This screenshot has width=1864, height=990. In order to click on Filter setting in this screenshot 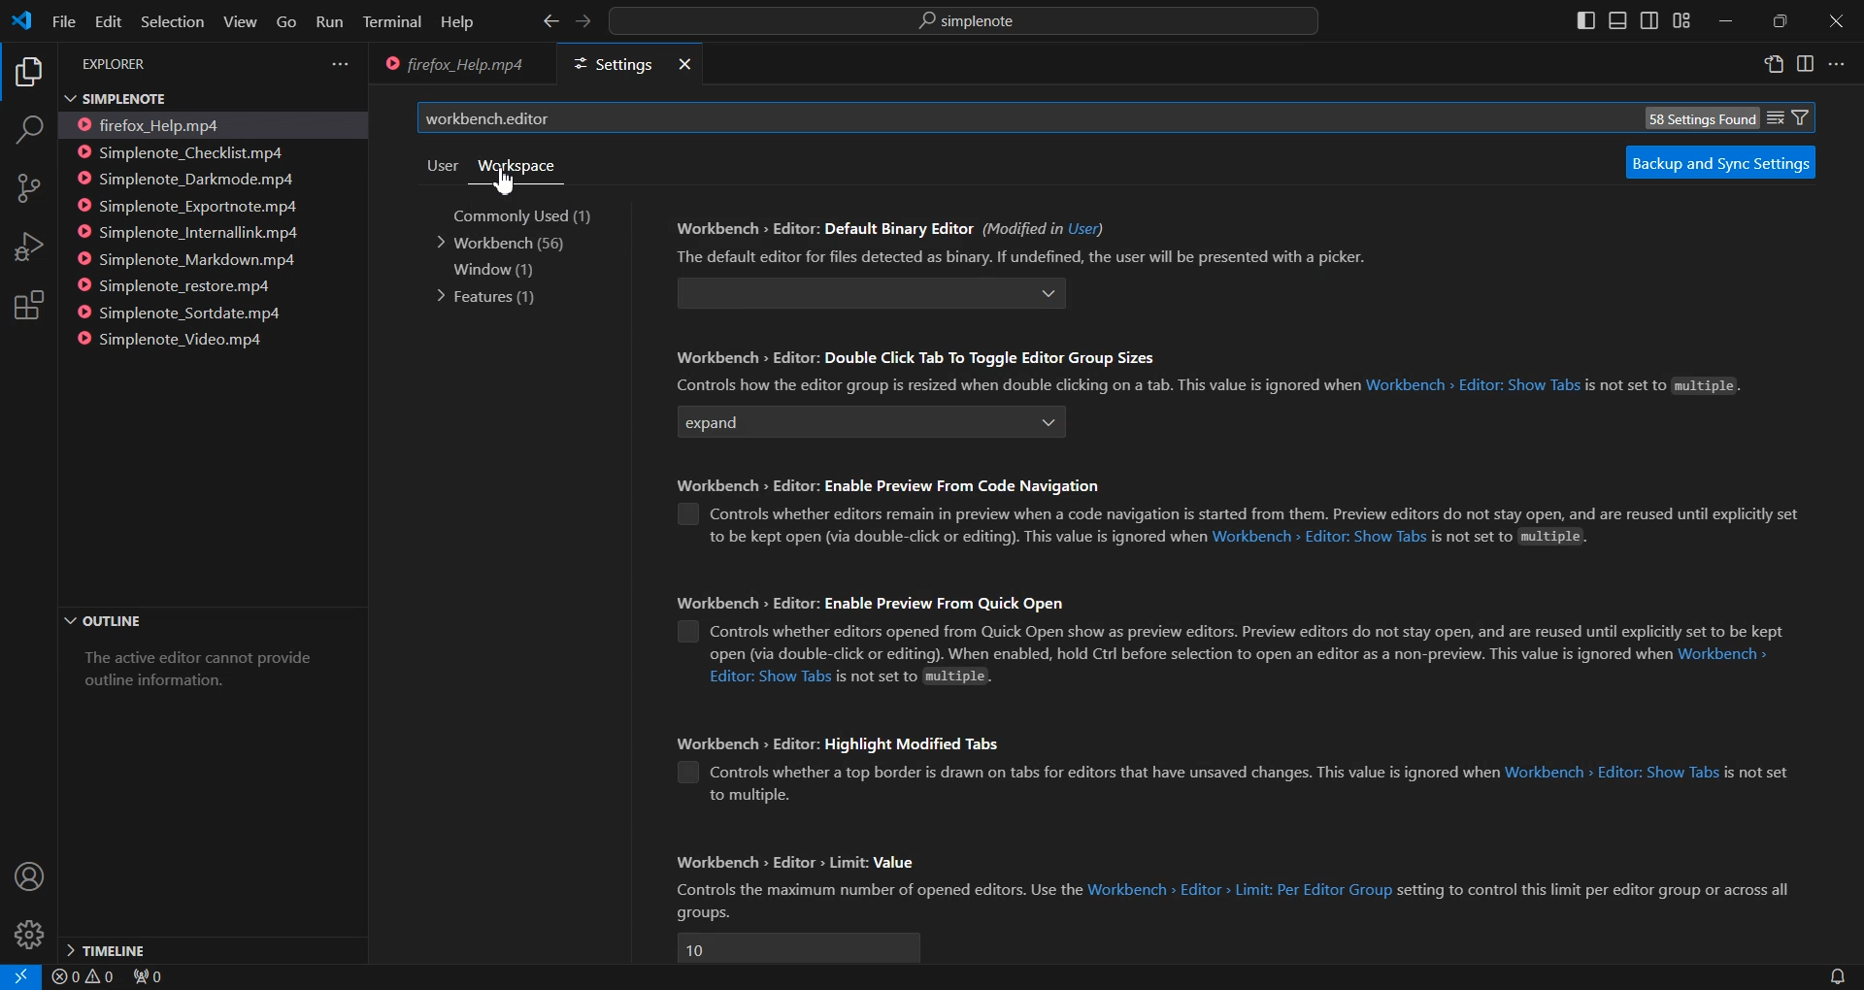, I will do `click(1802, 116)`.